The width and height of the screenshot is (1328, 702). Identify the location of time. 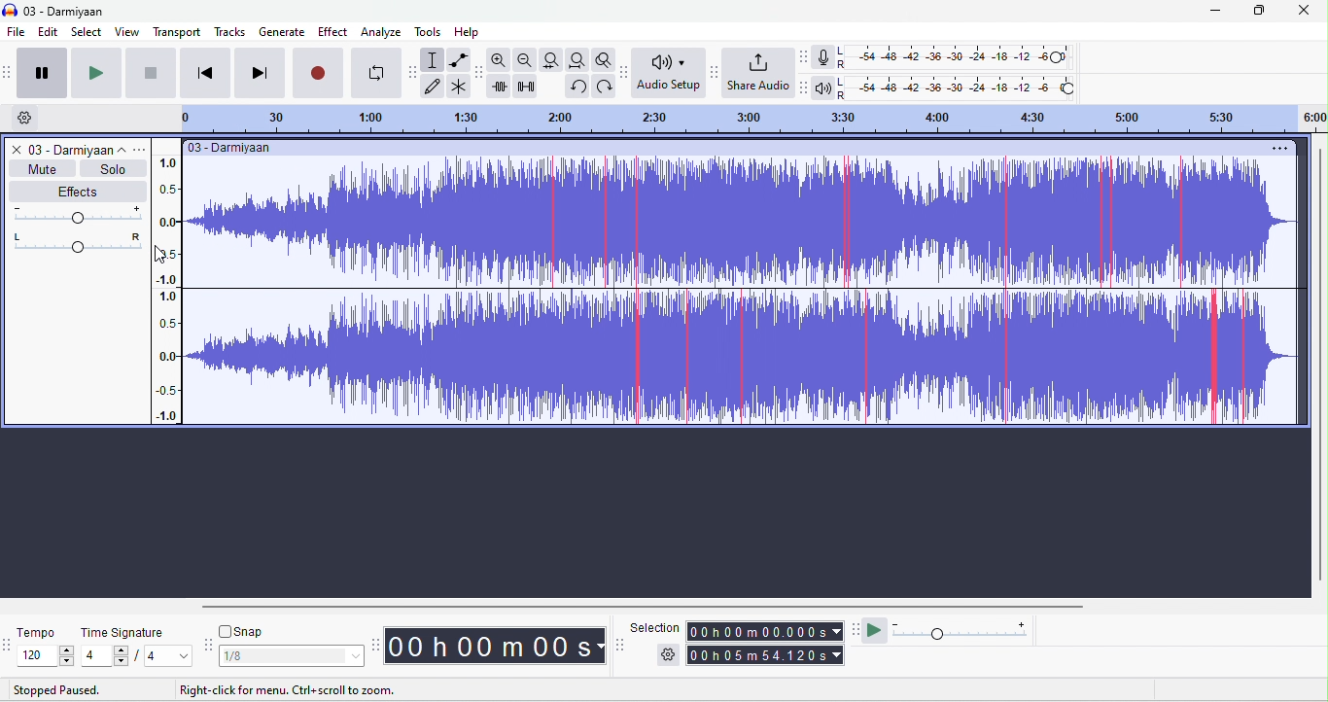
(498, 646).